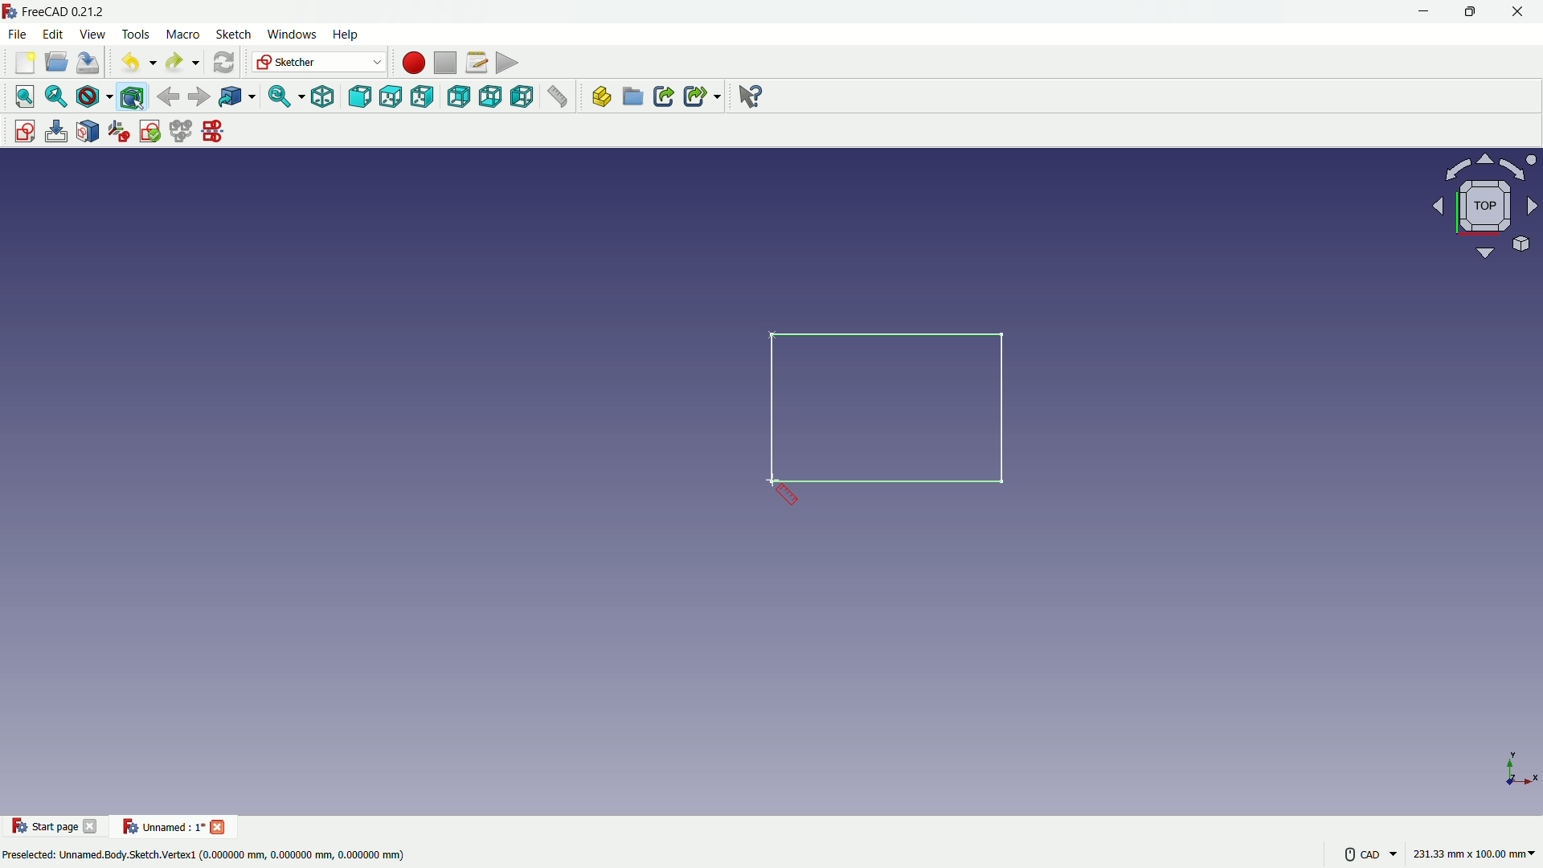 The image size is (1543, 868). Describe the element at coordinates (199, 96) in the screenshot. I see `forward` at that location.